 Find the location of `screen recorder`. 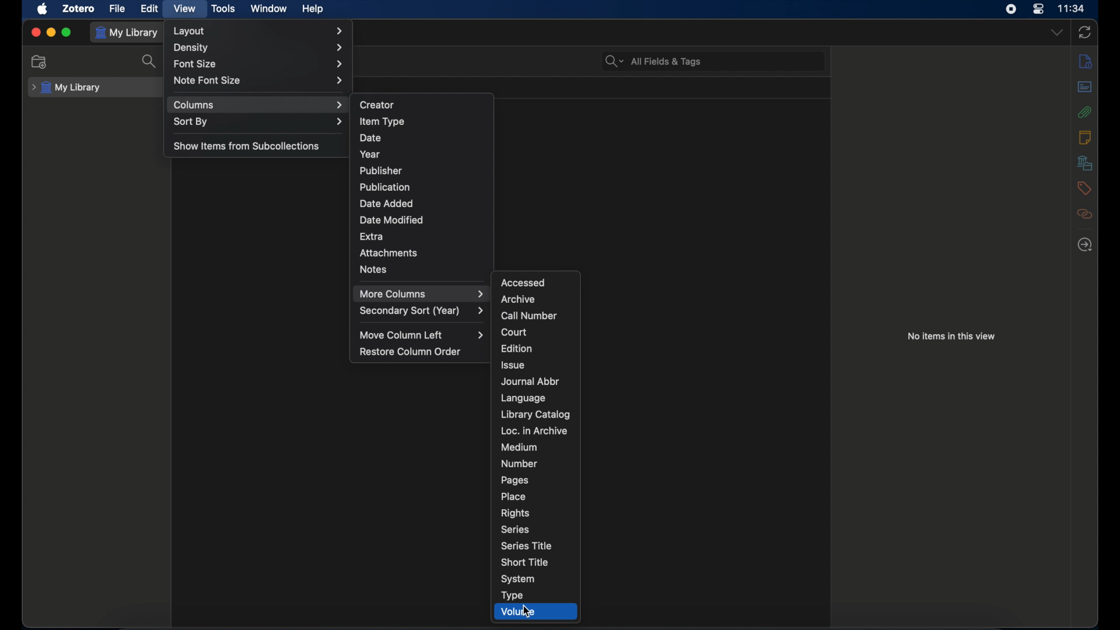

screen recorder is located at coordinates (1011, 9).